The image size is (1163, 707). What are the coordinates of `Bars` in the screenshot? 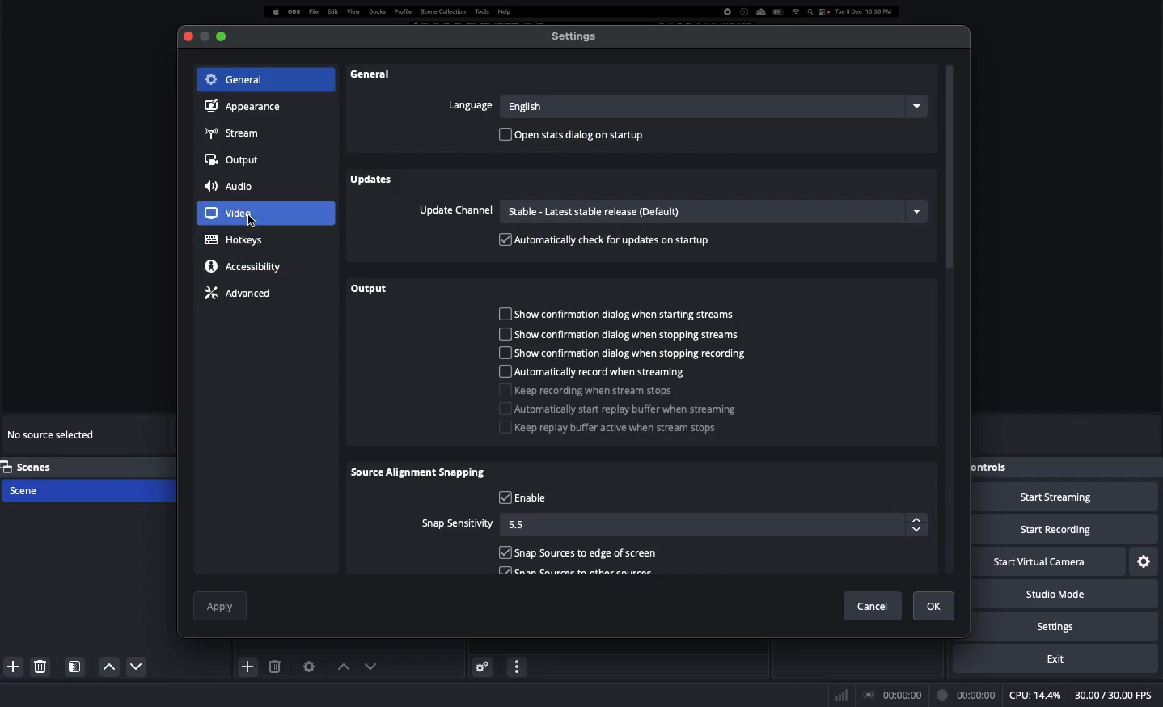 It's located at (843, 693).